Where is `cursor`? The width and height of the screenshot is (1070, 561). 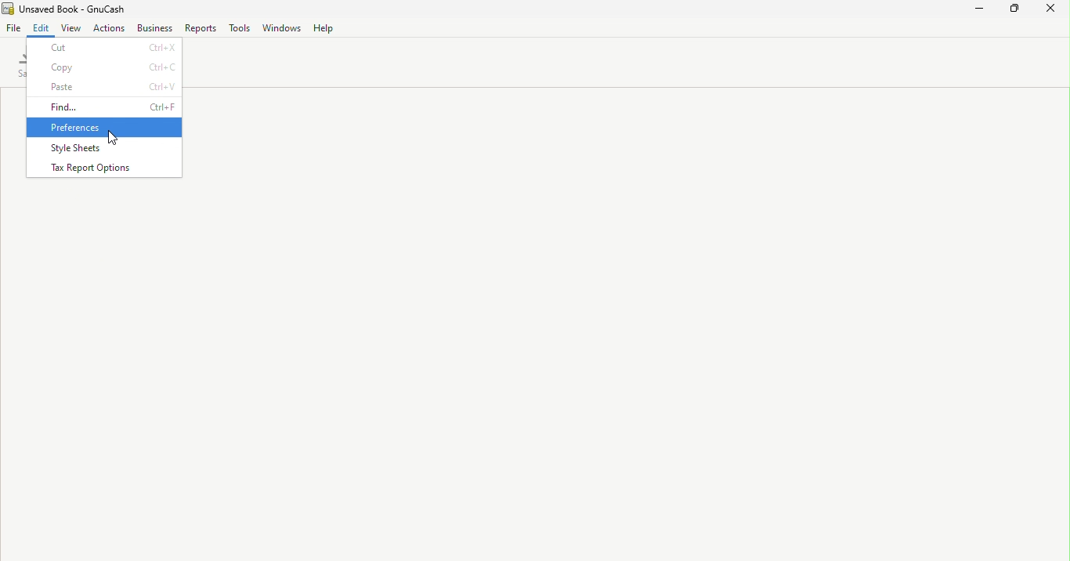 cursor is located at coordinates (116, 139).